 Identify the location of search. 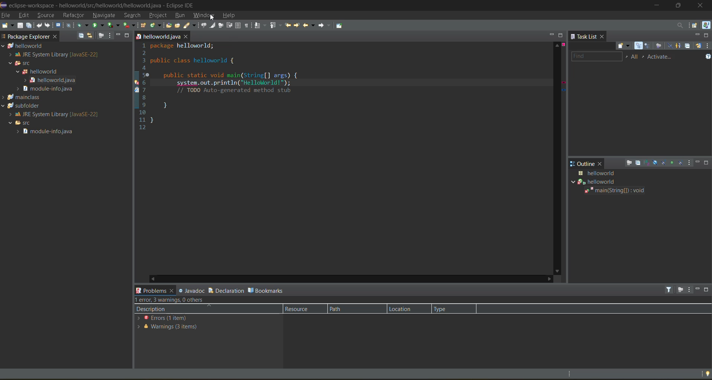
(131, 16).